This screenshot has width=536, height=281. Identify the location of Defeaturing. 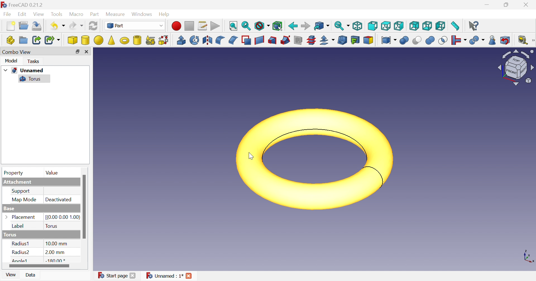
(505, 40).